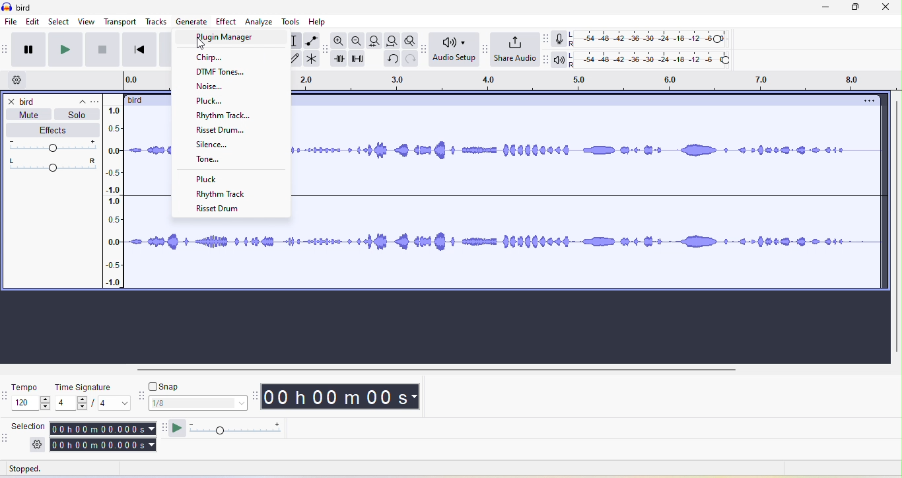 The image size is (902, 478). What do you see at coordinates (528, 252) in the screenshot?
I see `waveform` at bounding box center [528, 252].